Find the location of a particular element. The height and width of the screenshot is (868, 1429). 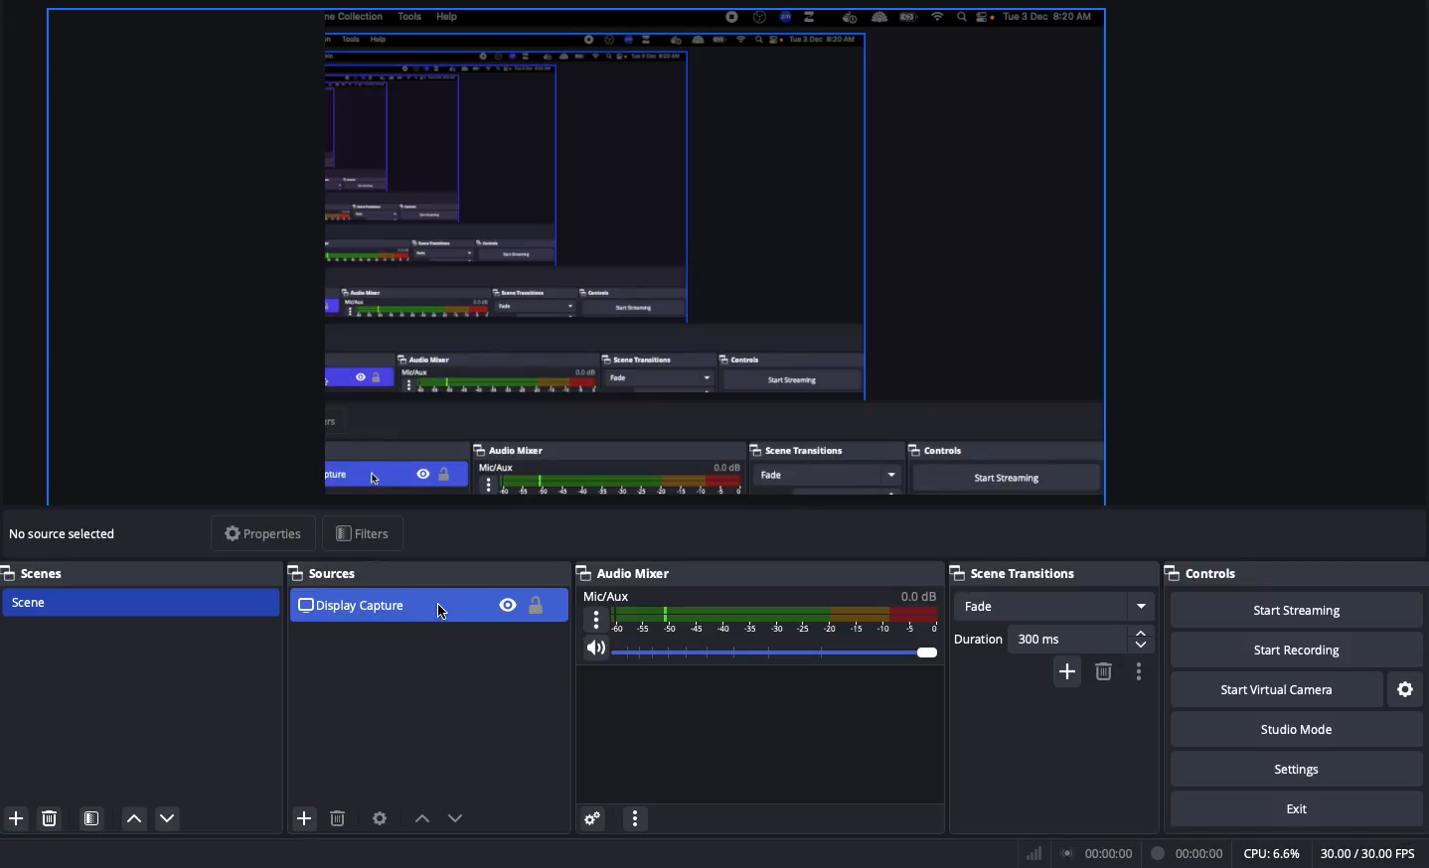

Filters is located at coordinates (362, 532).